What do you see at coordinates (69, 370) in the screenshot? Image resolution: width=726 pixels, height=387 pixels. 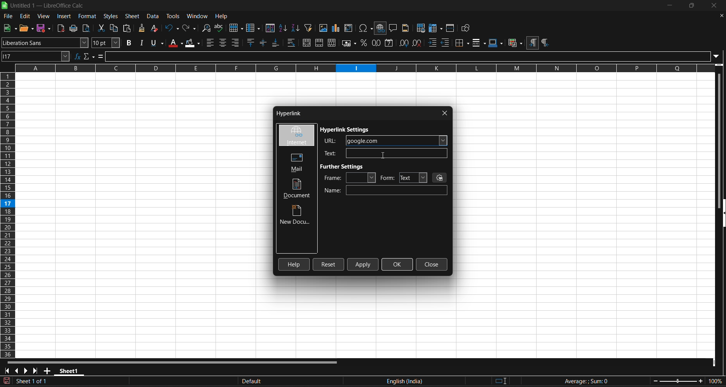 I see `sheet 1` at bounding box center [69, 370].